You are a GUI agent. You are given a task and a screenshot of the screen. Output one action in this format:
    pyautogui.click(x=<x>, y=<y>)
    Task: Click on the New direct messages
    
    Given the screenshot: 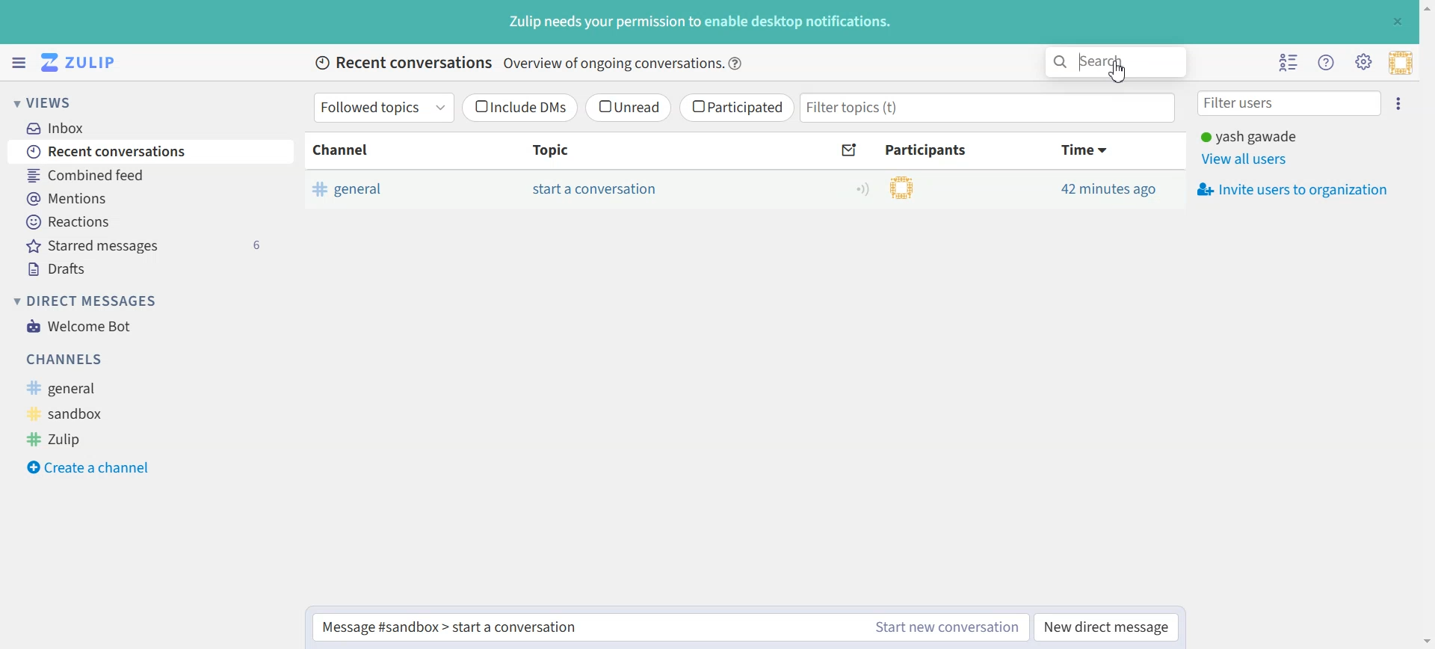 What is the action you would take?
    pyautogui.click(x=1105, y=627)
    